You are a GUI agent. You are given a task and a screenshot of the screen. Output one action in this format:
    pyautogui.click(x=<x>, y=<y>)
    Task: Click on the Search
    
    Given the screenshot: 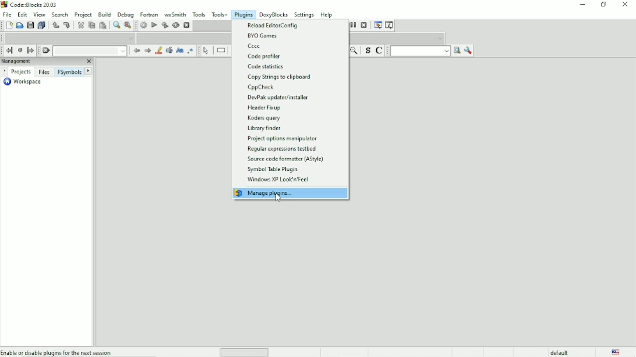 What is the action you would take?
    pyautogui.click(x=60, y=14)
    